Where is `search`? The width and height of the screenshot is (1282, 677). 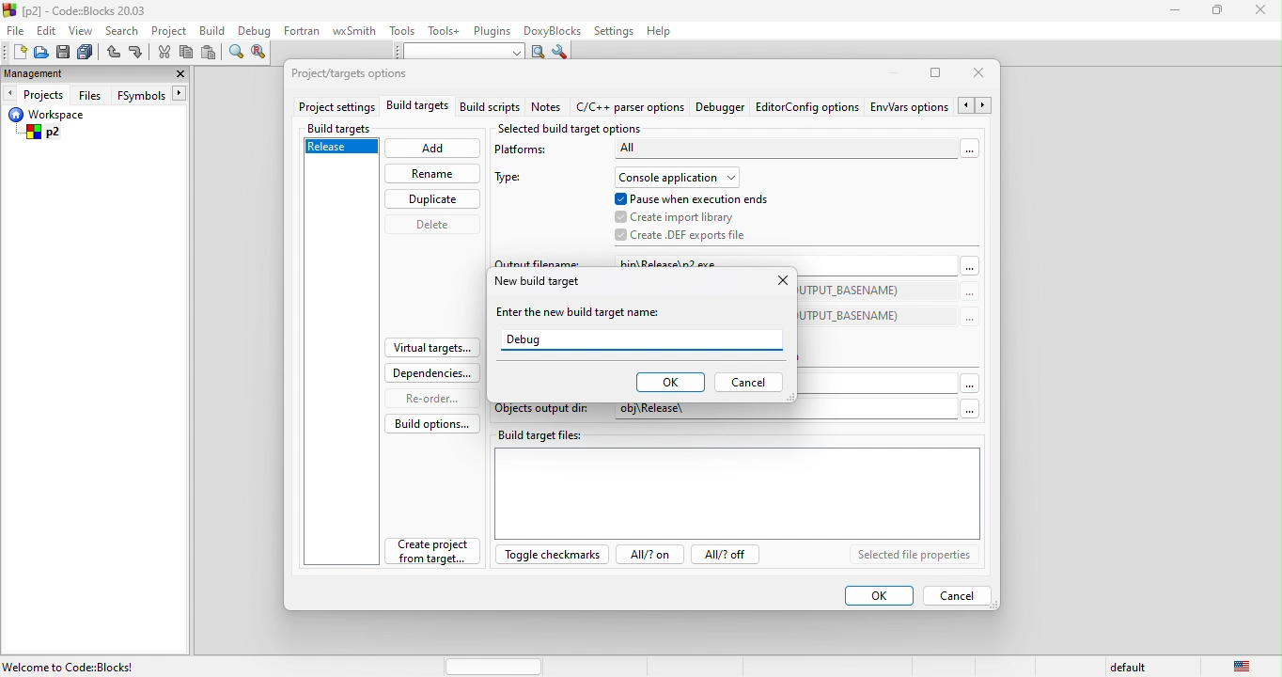 search is located at coordinates (123, 30).